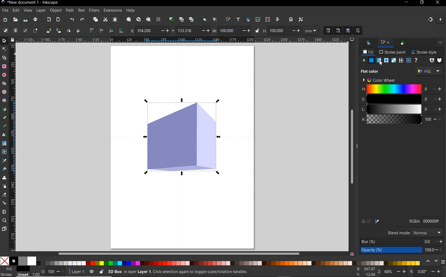 This screenshot has width=446, height=277. I want to click on OPEN PREFERENCES, so click(301, 20).